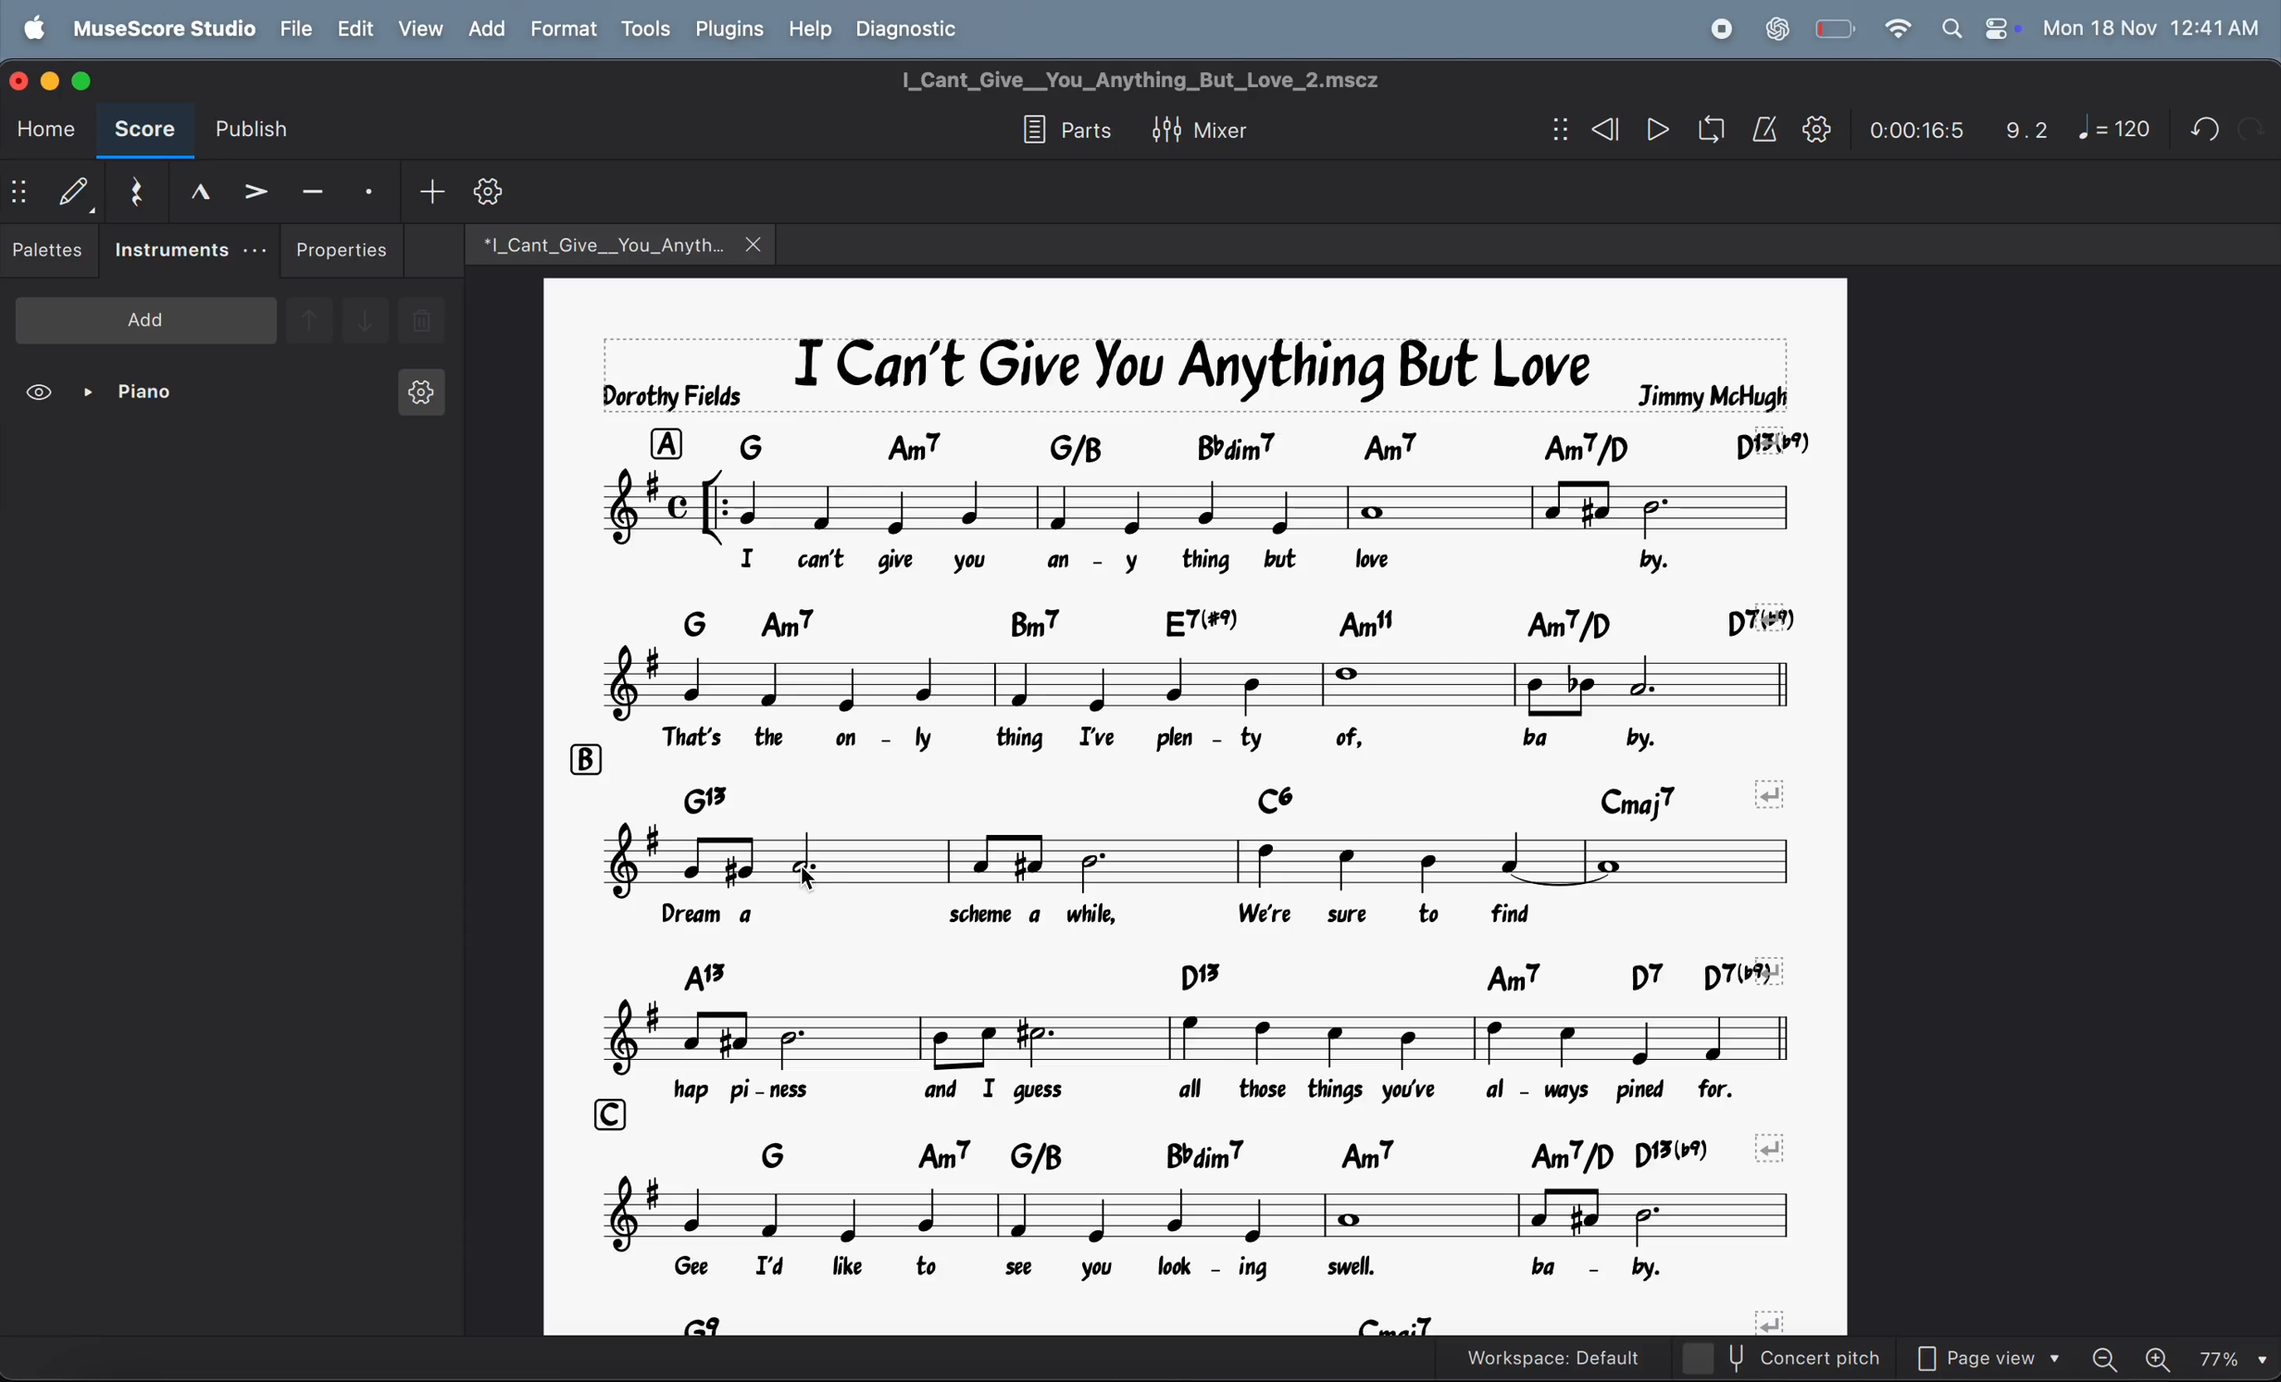 The height and width of the screenshot is (1382, 2281). Describe the element at coordinates (1816, 131) in the screenshot. I see `play back settings` at that location.